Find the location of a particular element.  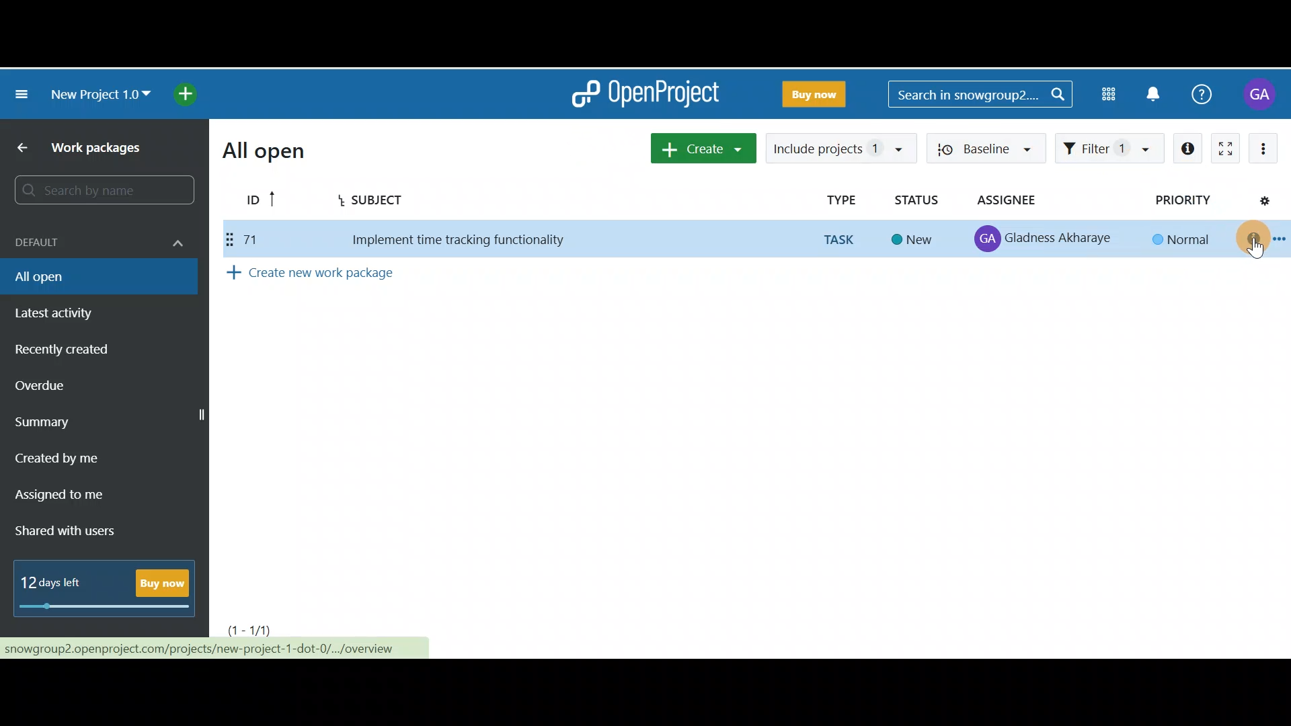

Created by me is located at coordinates (75, 453).